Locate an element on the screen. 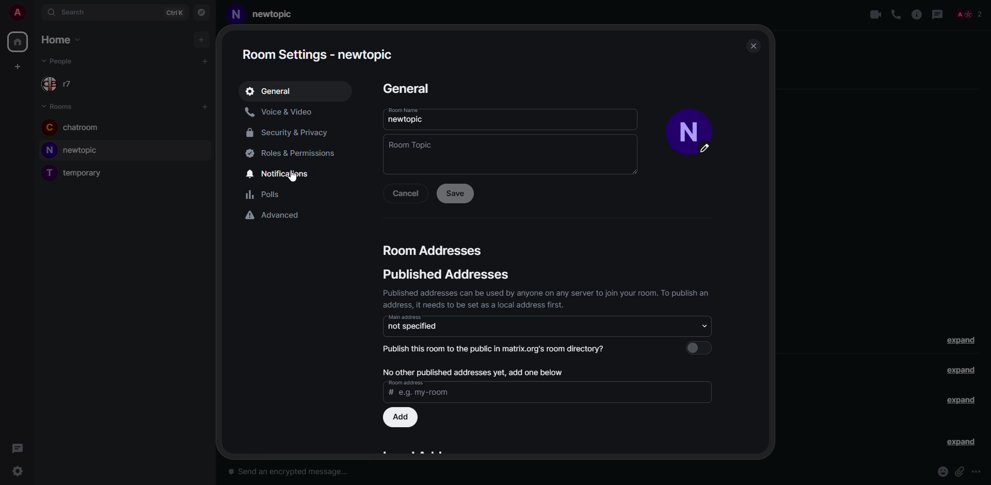 The width and height of the screenshot is (991, 485). video is located at coordinates (876, 14).